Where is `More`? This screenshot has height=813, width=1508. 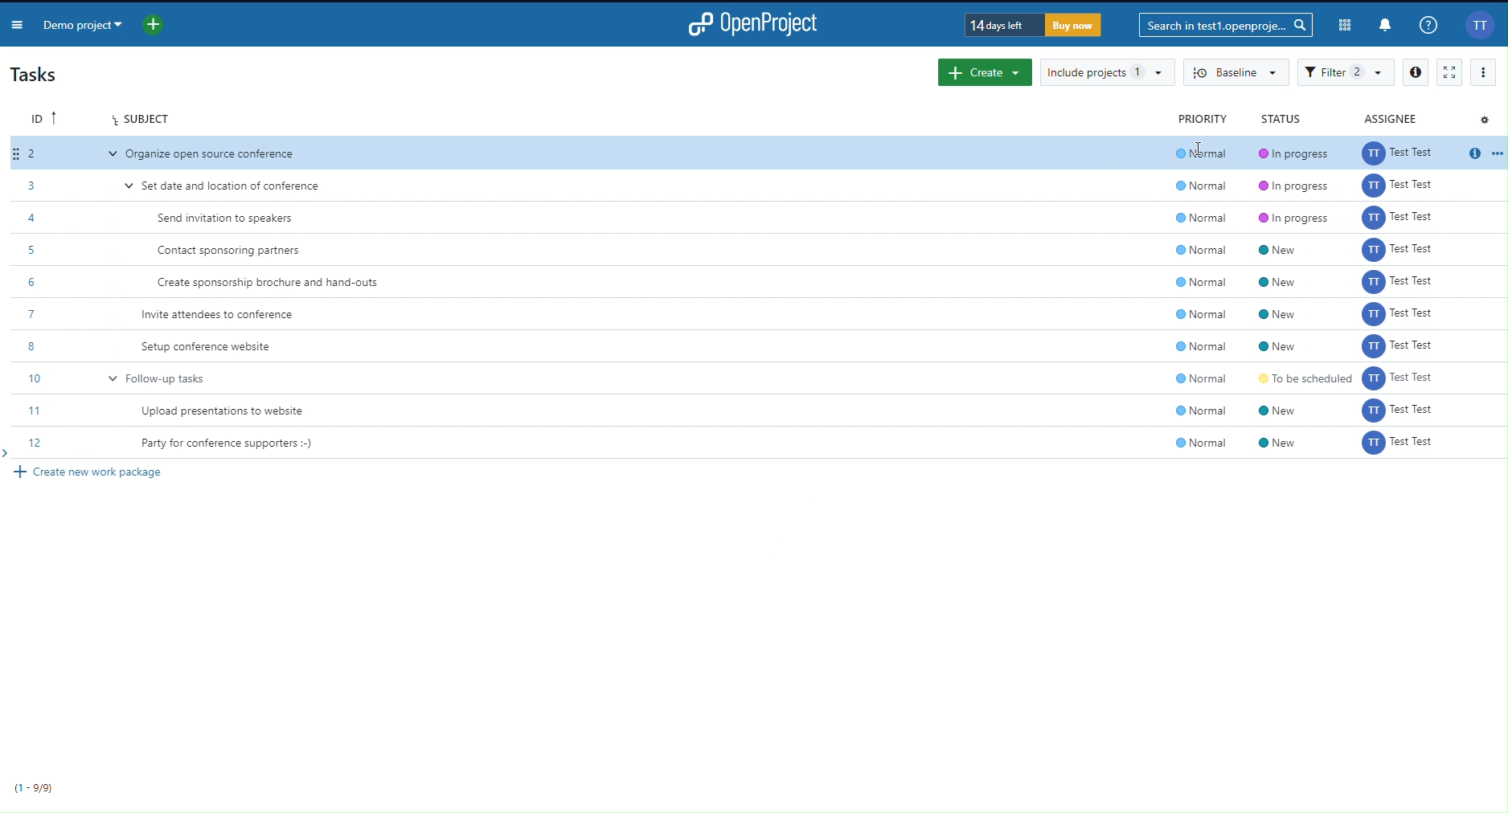 More is located at coordinates (1483, 71).